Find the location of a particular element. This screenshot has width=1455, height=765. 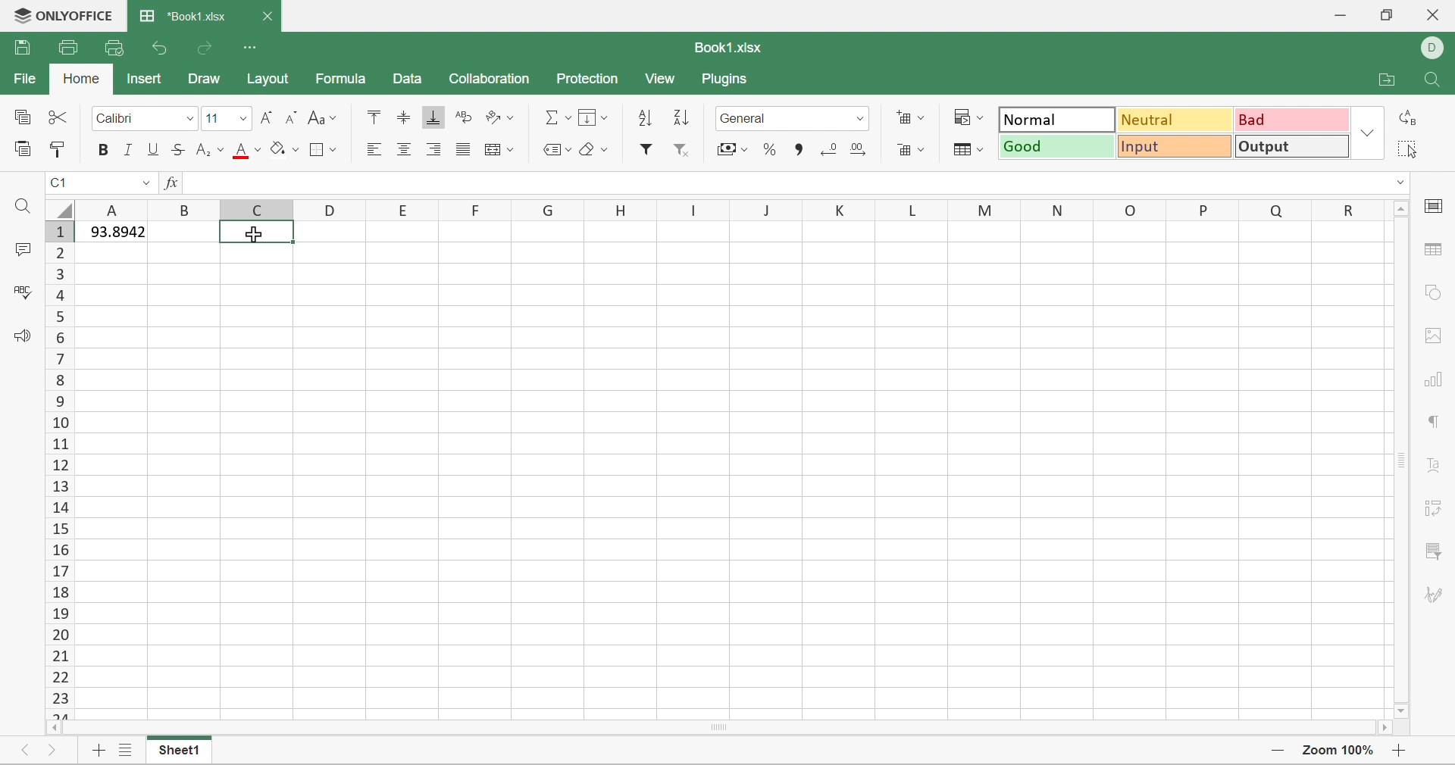

Scroll Bar is located at coordinates (716, 729).